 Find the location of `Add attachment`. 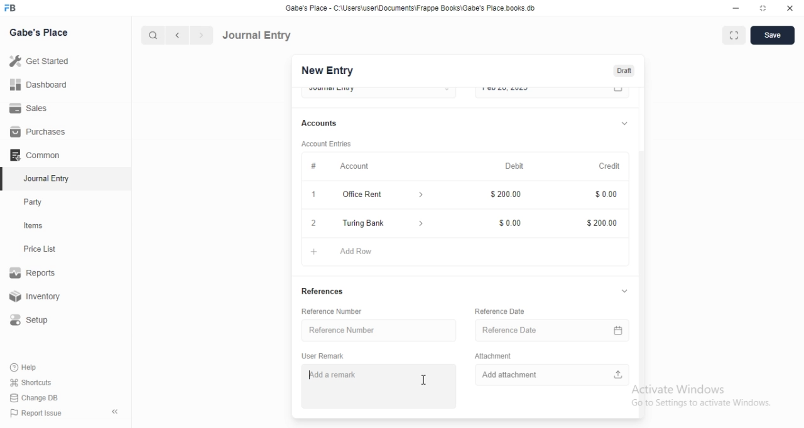

Add attachment is located at coordinates (554, 376).